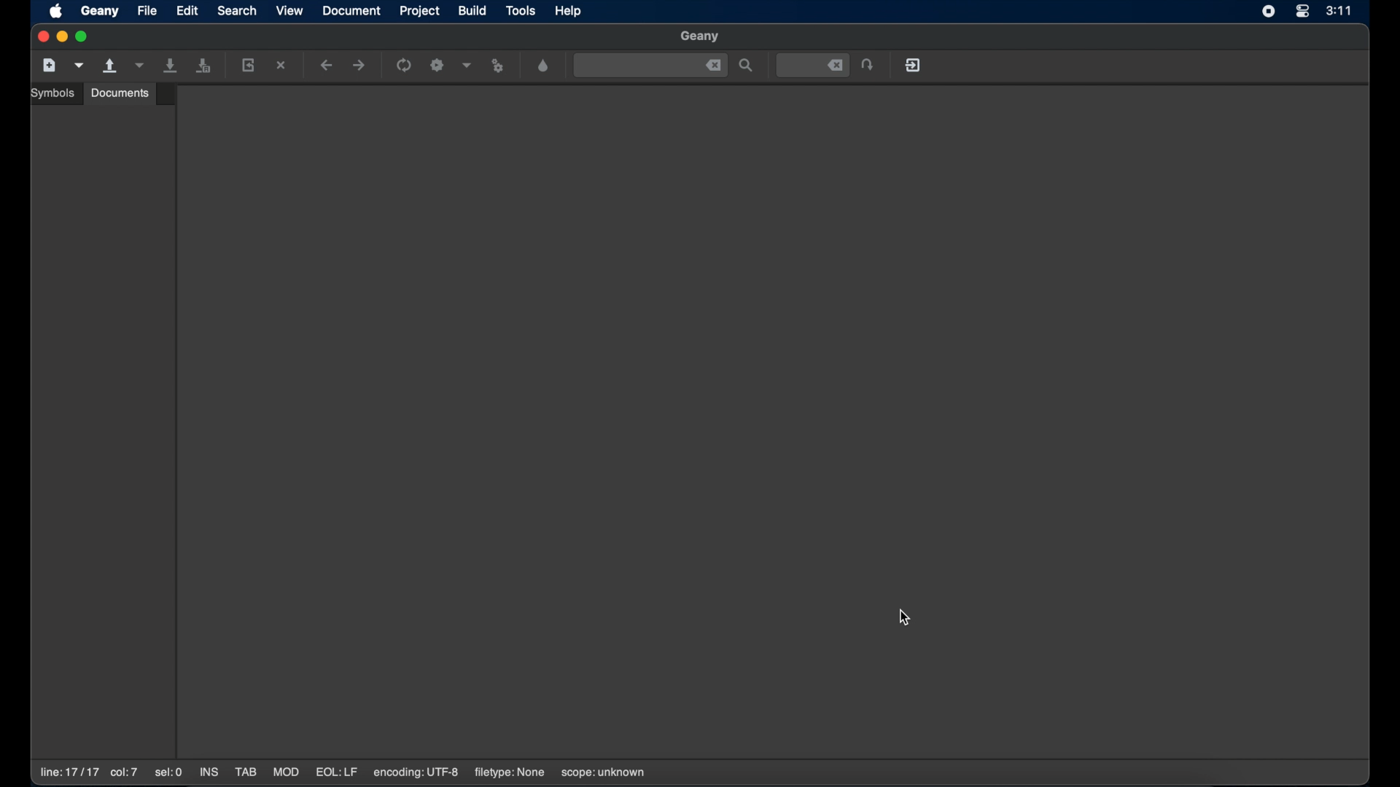 The image size is (1400, 787). I want to click on MOD, so click(286, 772).